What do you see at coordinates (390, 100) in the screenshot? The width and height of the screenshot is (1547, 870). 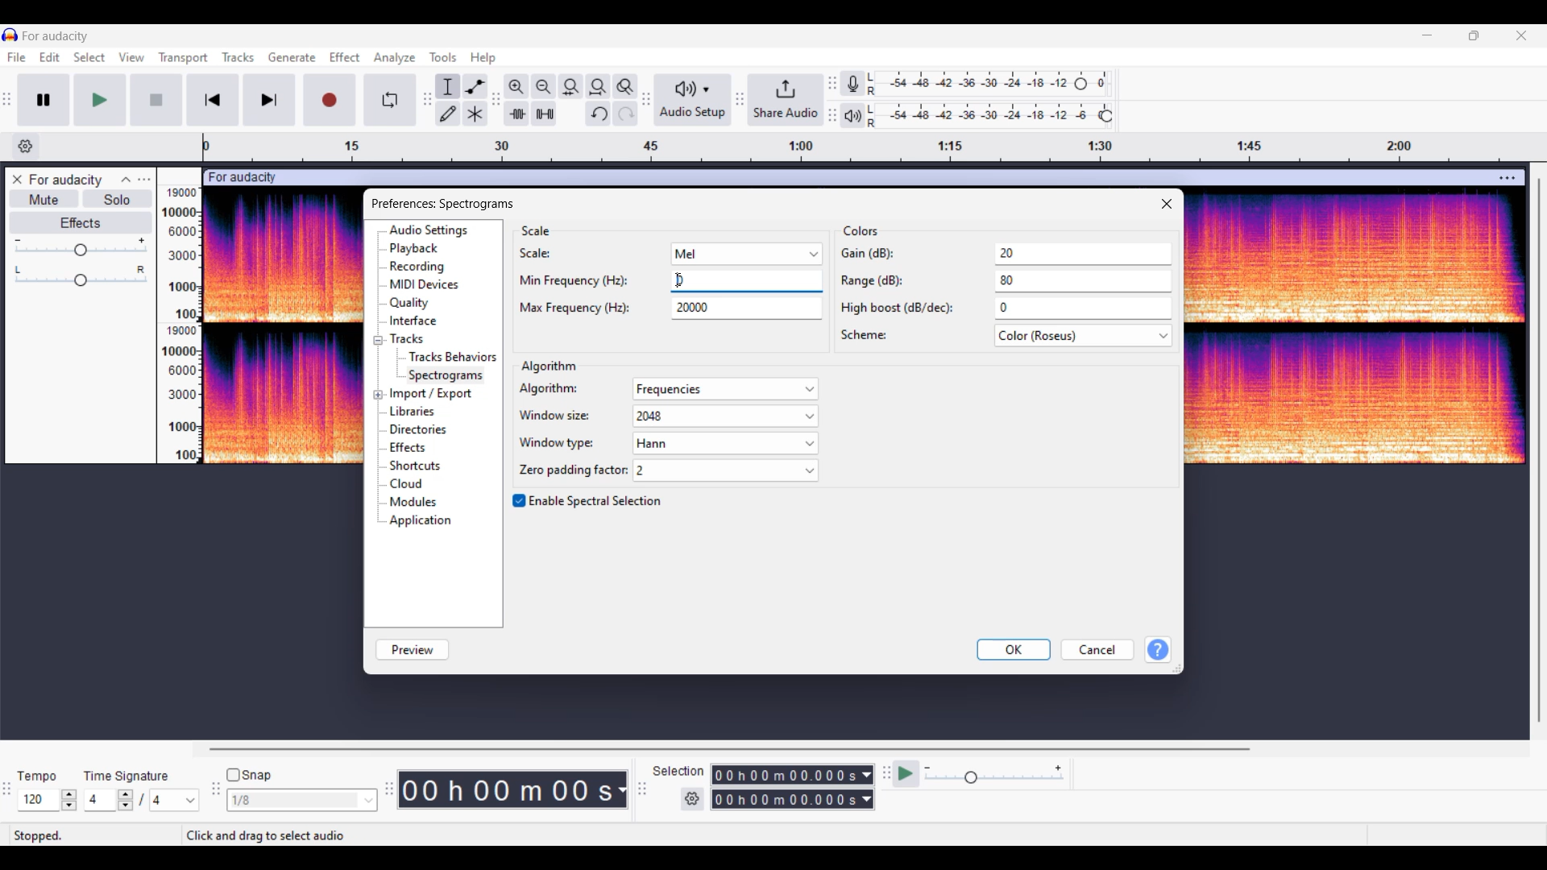 I see `Enable looping` at bounding box center [390, 100].